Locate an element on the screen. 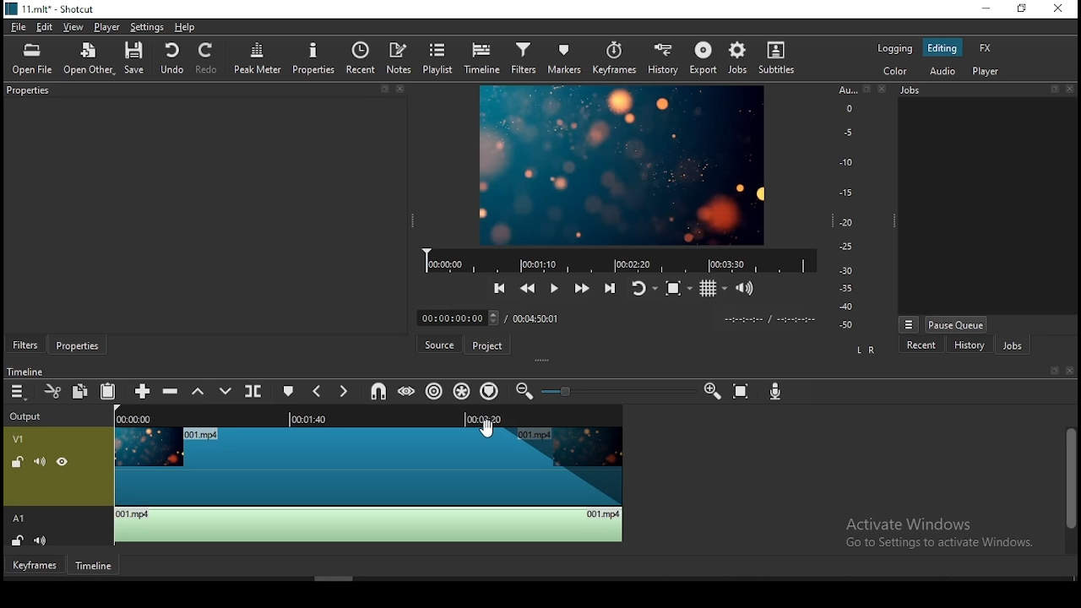 This screenshot has height=608, width=1081. source is located at coordinates (438, 345).